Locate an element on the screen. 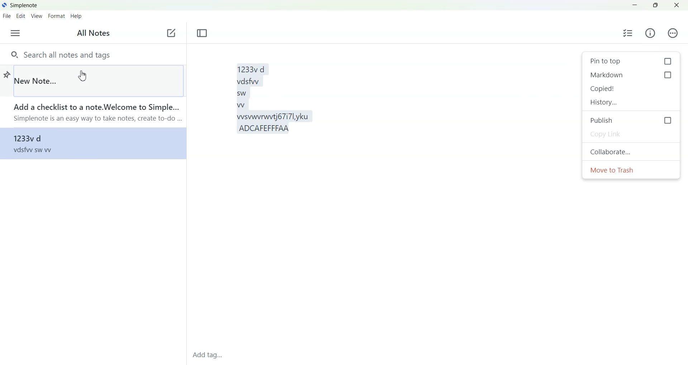  Menu is located at coordinates (15, 33).